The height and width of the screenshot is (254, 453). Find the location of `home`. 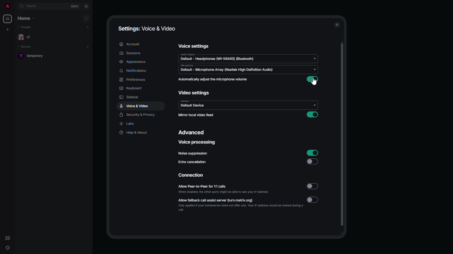

home is located at coordinates (8, 19).